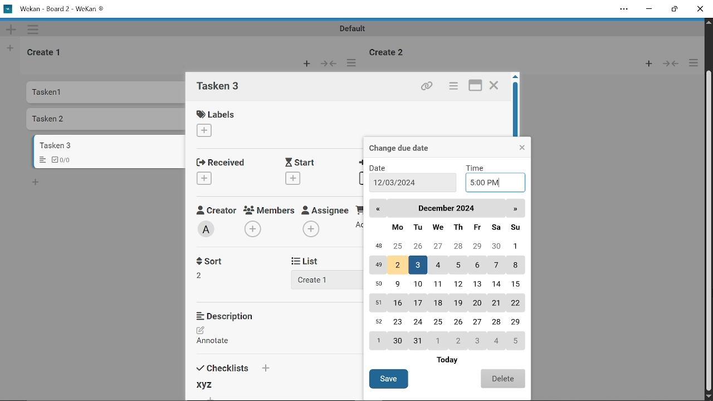  What do you see at coordinates (701, 9) in the screenshot?
I see `Close` at bounding box center [701, 9].